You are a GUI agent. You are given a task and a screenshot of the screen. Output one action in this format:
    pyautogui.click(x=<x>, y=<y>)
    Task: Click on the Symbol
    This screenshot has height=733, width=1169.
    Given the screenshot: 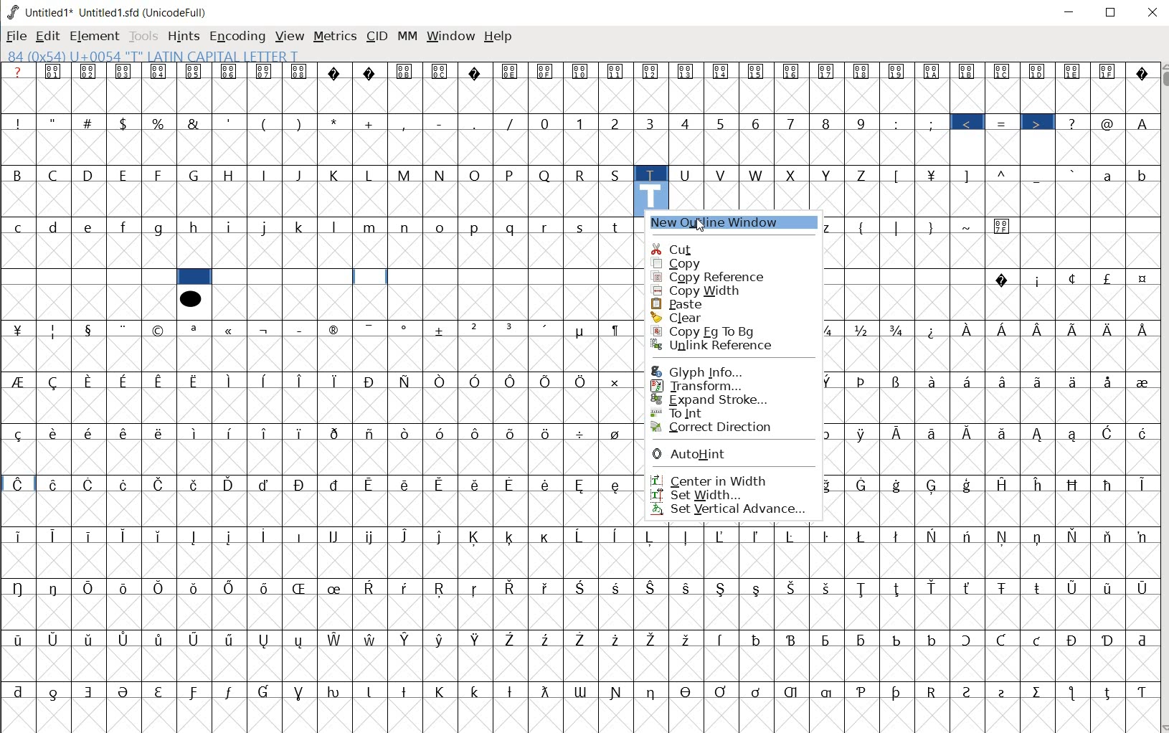 What is the action you would take?
    pyautogui.click(x=865, y=485)
    